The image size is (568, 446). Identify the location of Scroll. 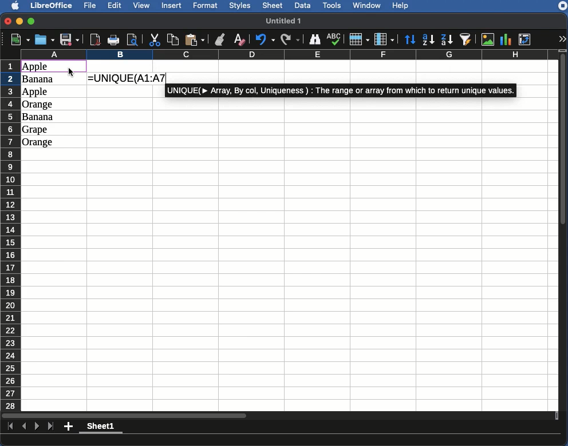
(564, 233).